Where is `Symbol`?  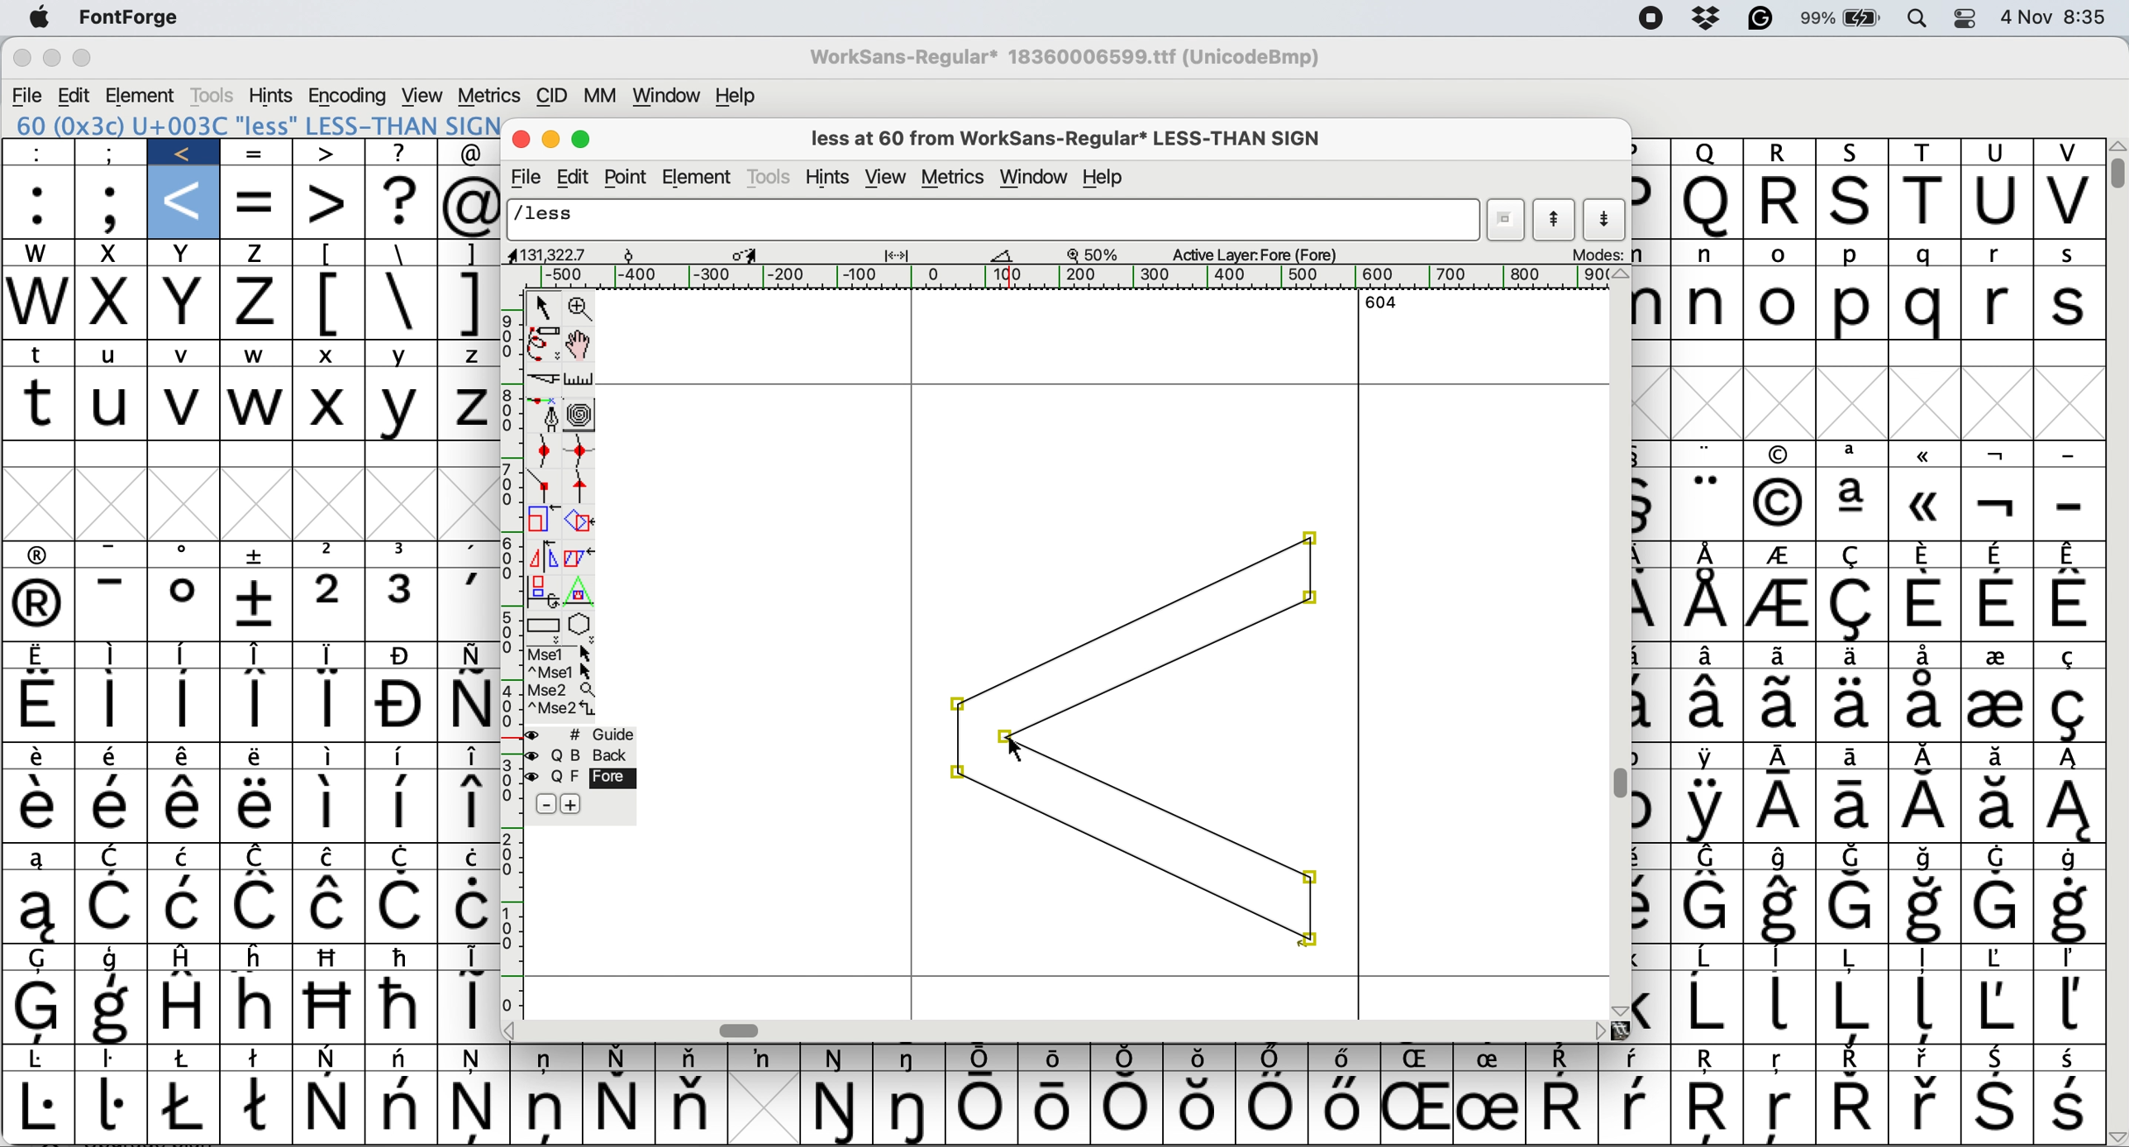 Symbol is located at coordinates (2068, 1007).